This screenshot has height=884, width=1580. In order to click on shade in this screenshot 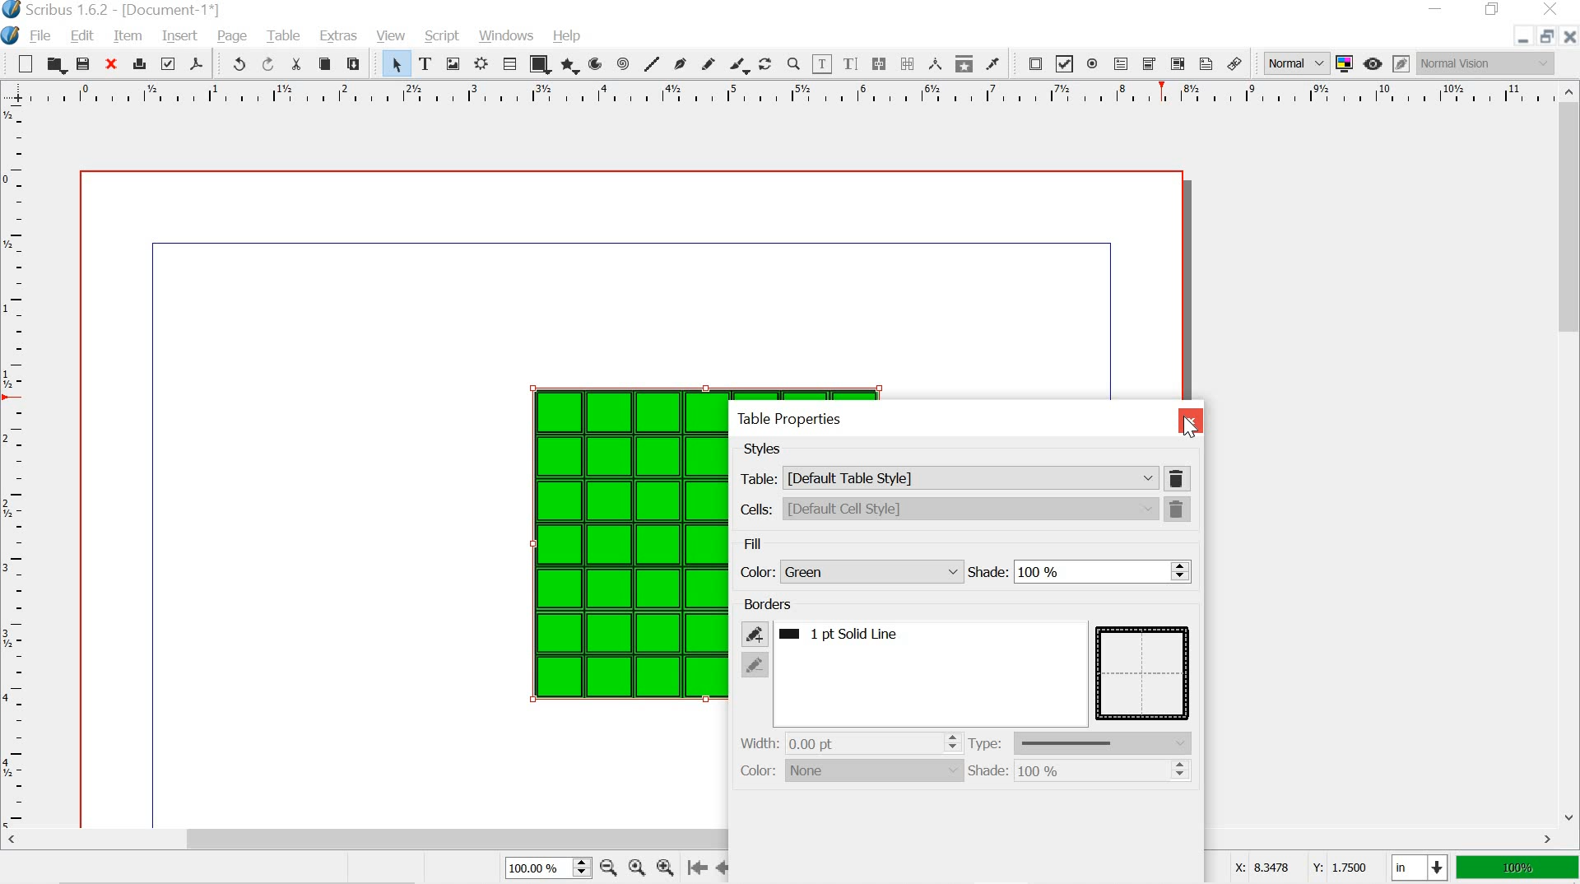, I will do `click(1066, 573)`.